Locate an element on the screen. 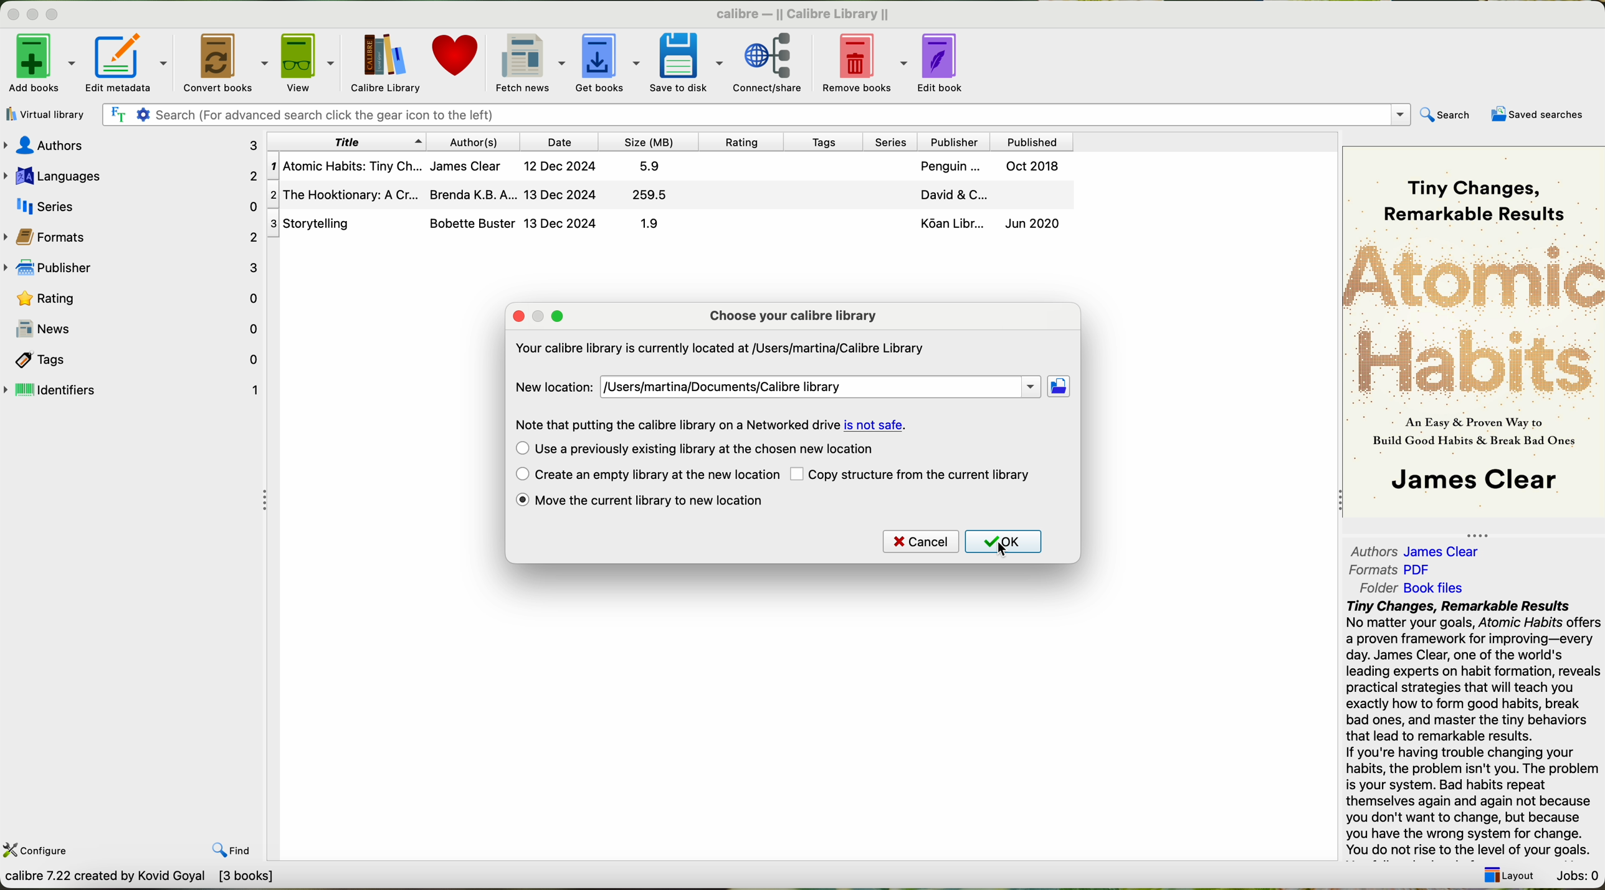 The height and width of the screenshot is (890, 1605). authors is located at coordinates (130, 144).